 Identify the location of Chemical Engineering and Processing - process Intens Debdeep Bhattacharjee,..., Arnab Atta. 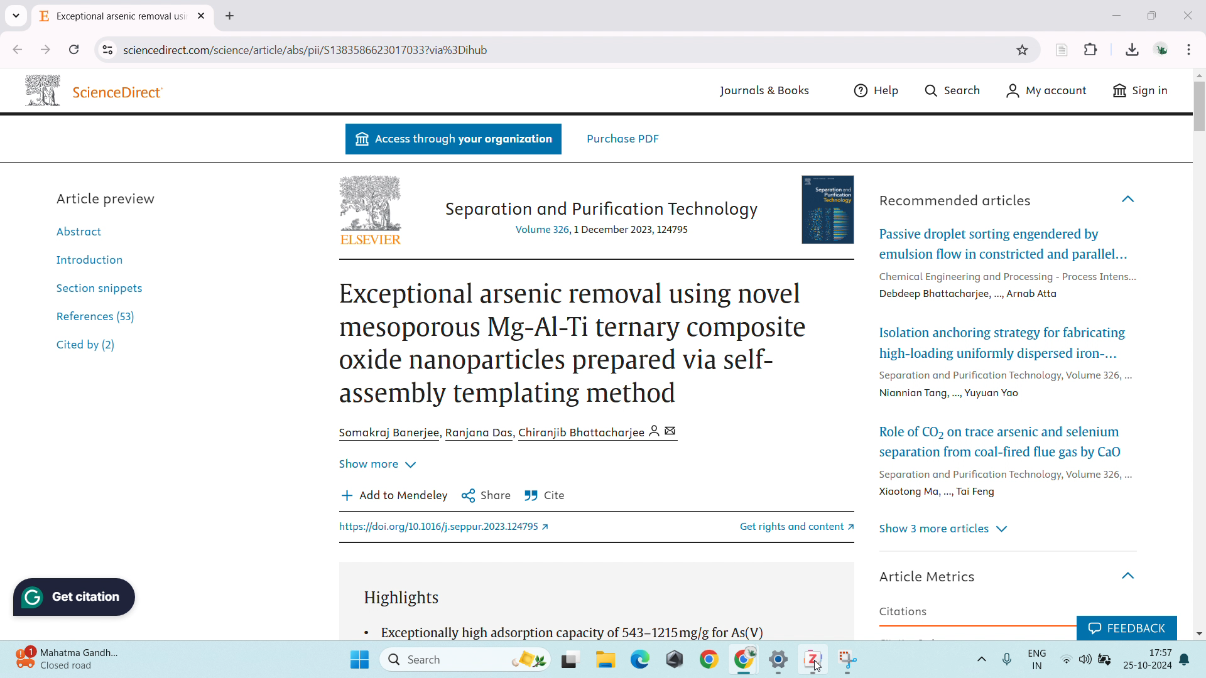
(1005, 284).